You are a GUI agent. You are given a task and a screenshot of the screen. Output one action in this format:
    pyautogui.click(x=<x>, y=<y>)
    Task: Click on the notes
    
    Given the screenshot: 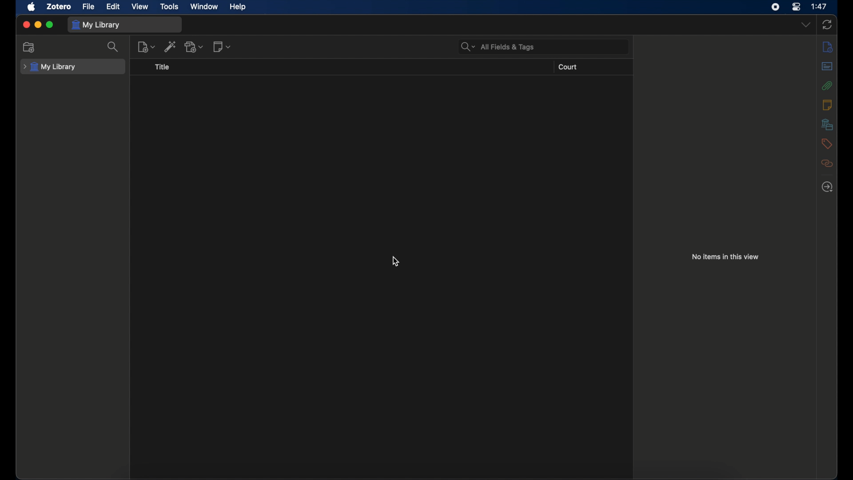 What is the action you would take?
    pyautogui.click(x=826, y=104)
    